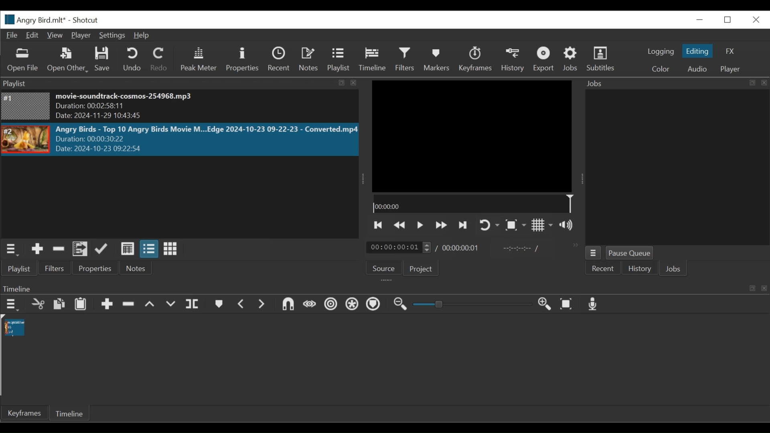 This screenshot has height=433, width=770. What do you see at coordinates (61, 305) in the screenshot?
I see `Copy` at bounding box center [61, 305].